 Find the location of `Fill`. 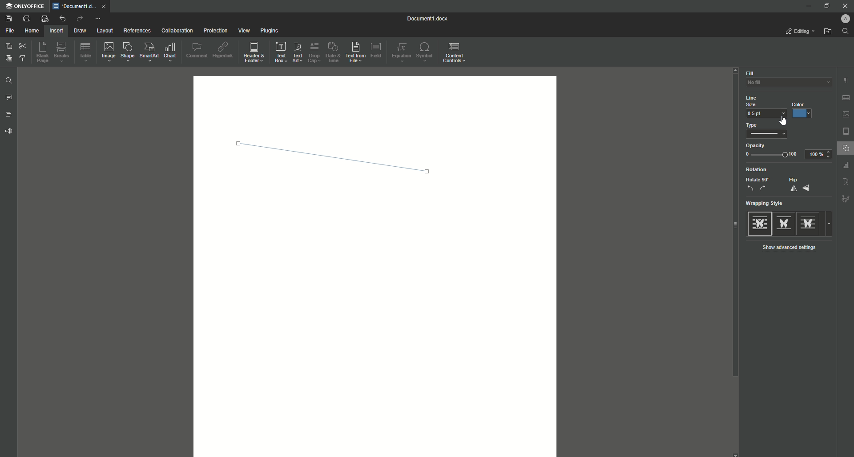

Fill is located at coordinates (750, 73).